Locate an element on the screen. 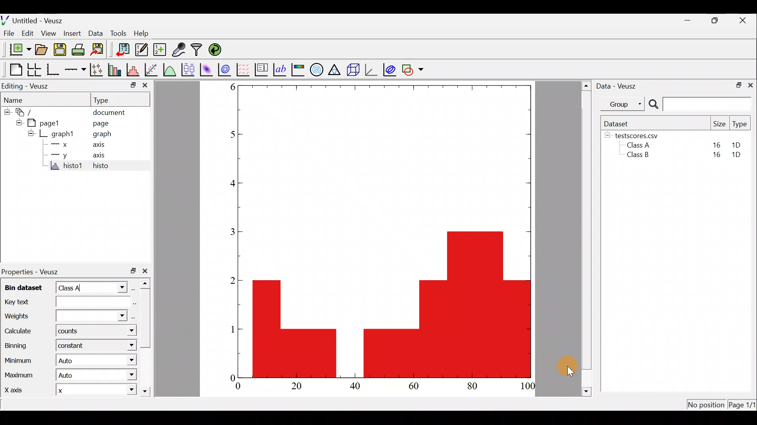  Ternary graph is located at coordinates (336, 69).